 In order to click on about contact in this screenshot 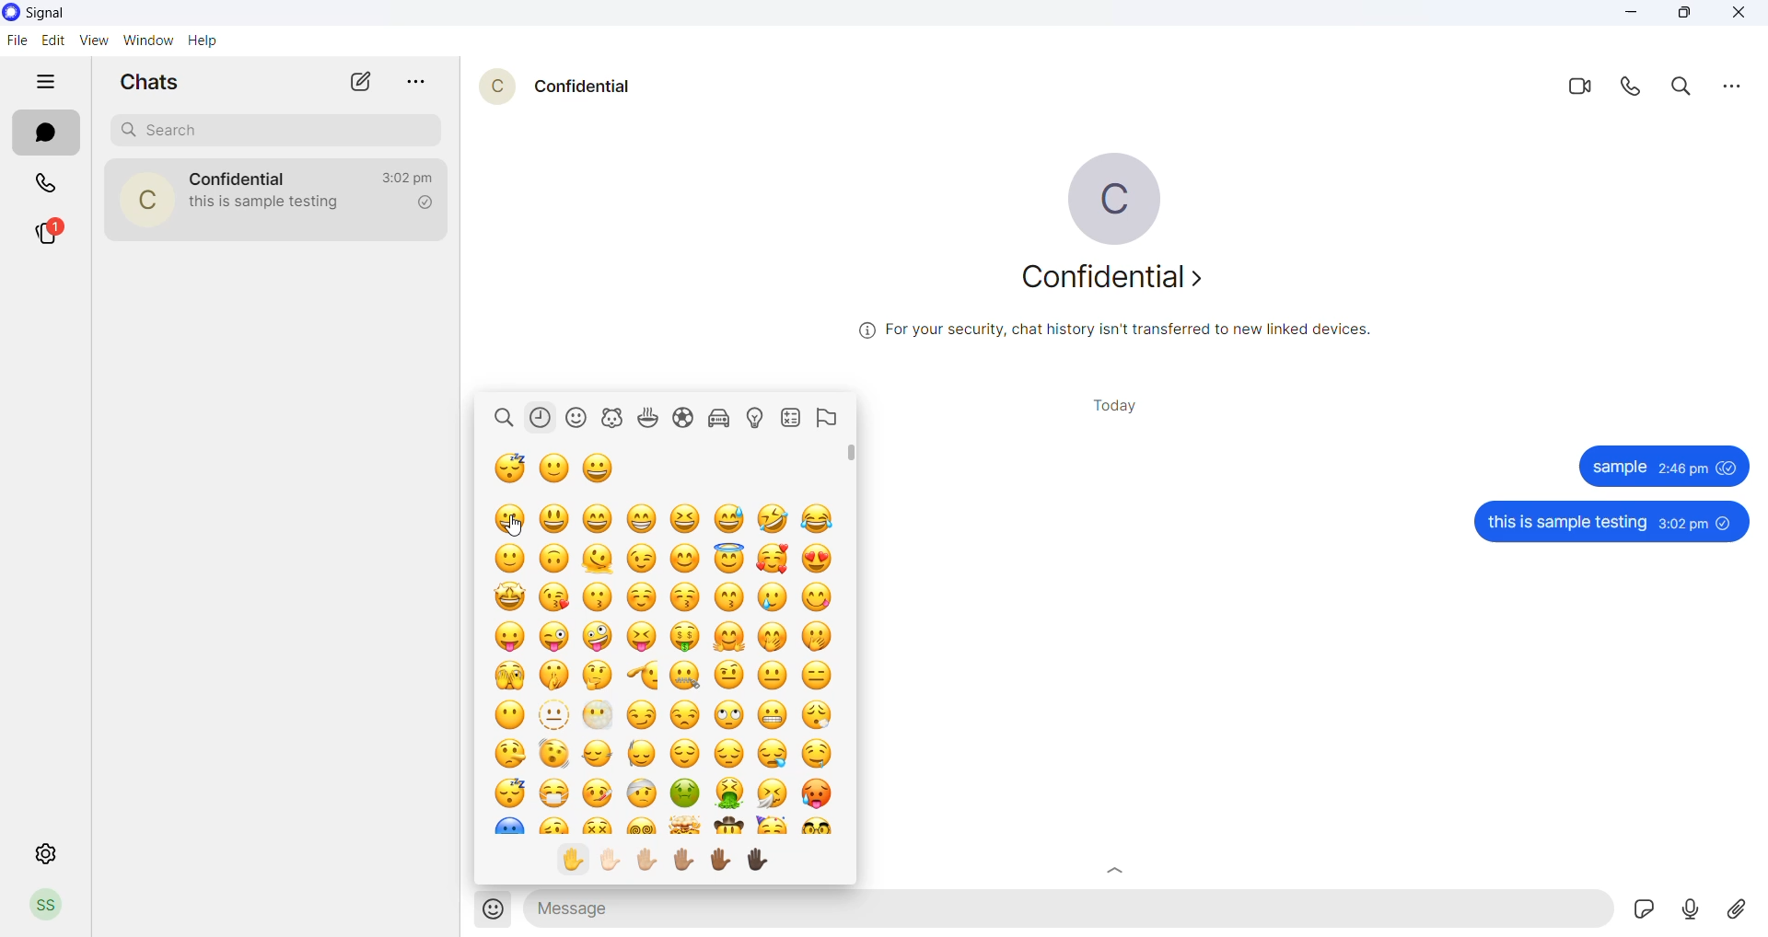, I will do `click(1119, 283)`.